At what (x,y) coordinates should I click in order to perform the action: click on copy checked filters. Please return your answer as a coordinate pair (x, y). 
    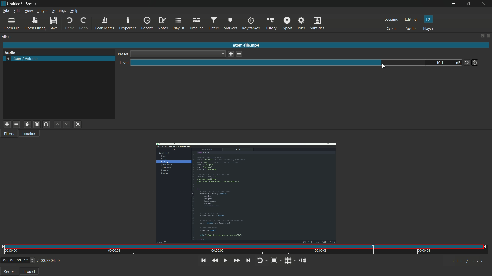
    Looking at the image, I should click on (27, 124).